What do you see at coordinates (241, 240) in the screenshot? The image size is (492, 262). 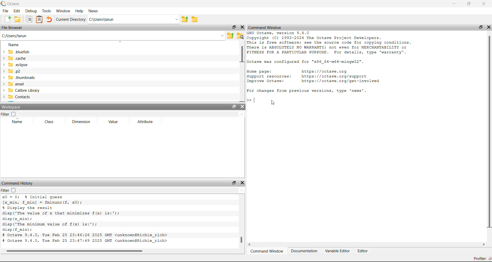 I see `Scrollbar` at bounding box center [241, 240].